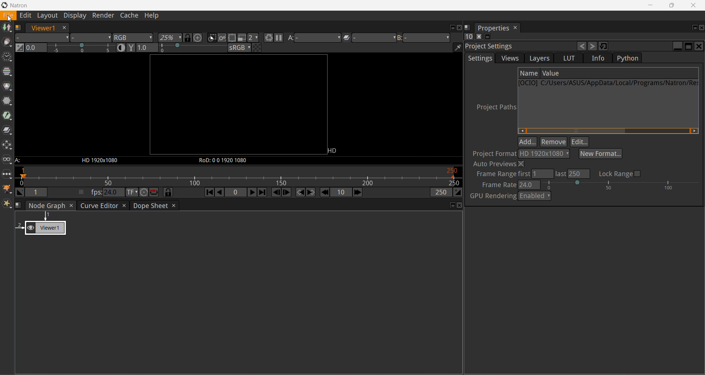  Describe the element at coordinates (451, 206) in the screenshot. I see `Float pane` at that location.